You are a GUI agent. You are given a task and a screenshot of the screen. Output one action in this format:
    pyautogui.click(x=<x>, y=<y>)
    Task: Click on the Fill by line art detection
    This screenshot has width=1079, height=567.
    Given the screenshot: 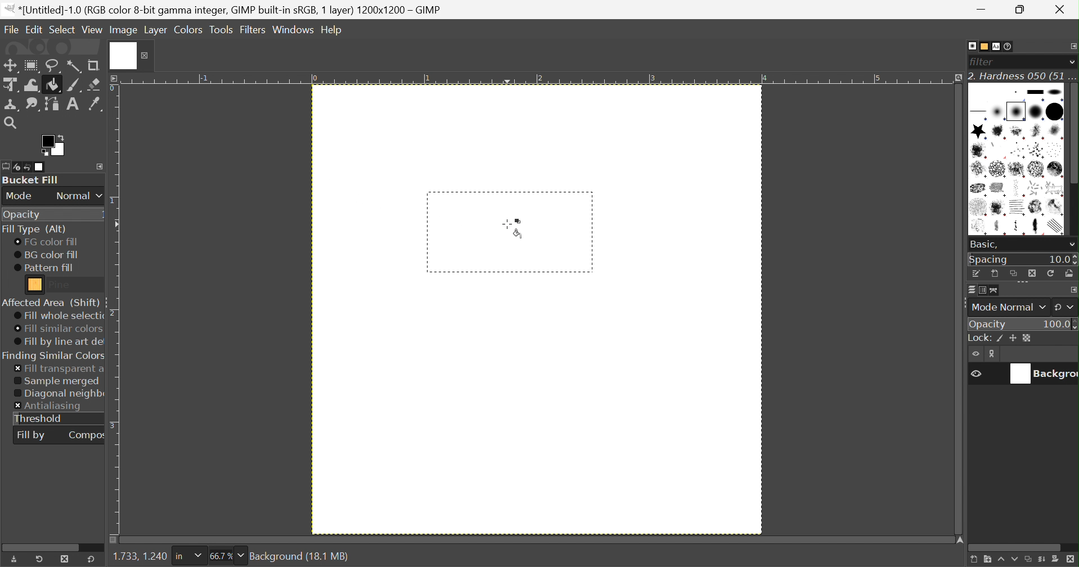 What is the action you would take?
    pyautogui.click(x=60, y=342)
    